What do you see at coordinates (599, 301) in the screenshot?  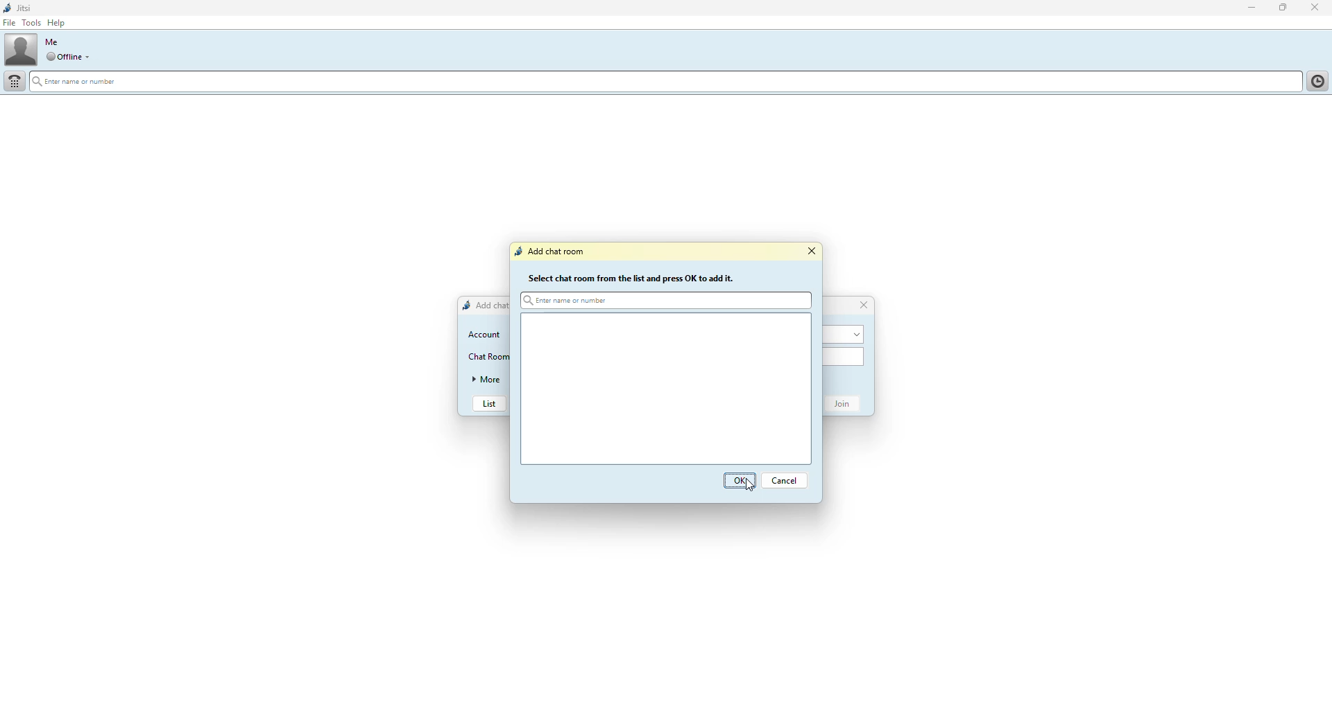 I see `Enter name or number` at bounding box center [599, 301].